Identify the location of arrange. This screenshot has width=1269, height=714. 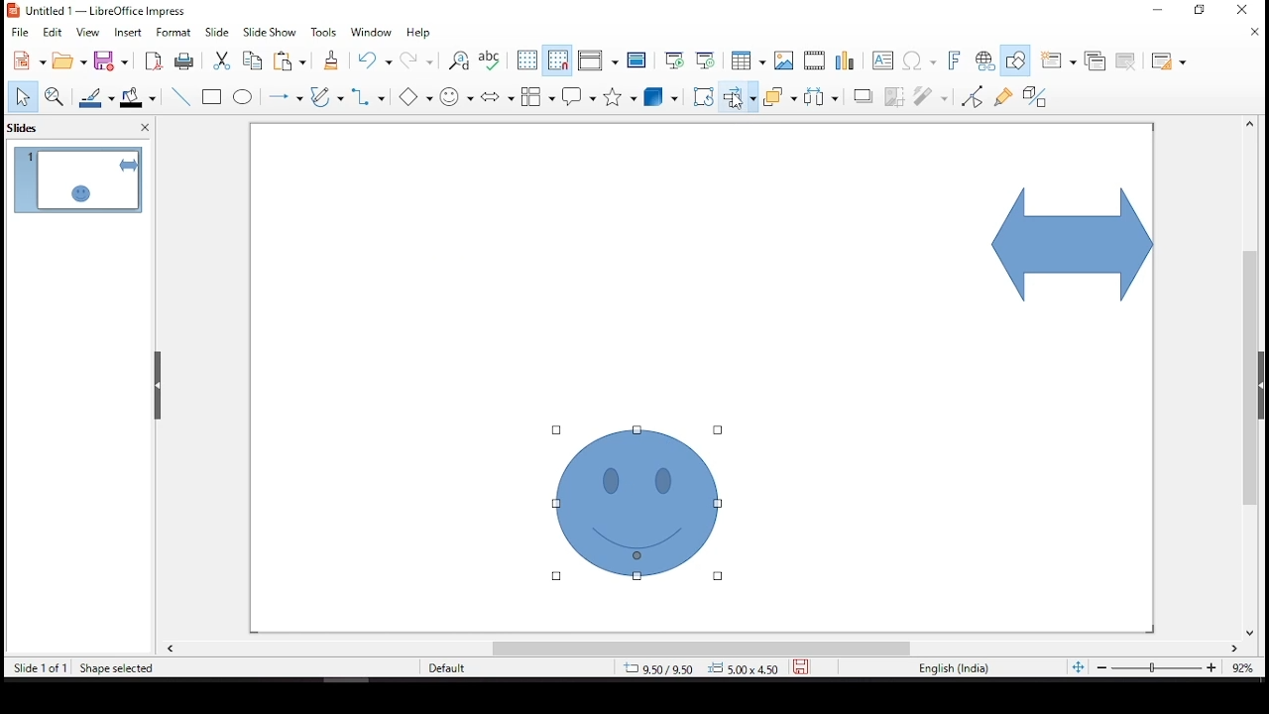
(778, 96).